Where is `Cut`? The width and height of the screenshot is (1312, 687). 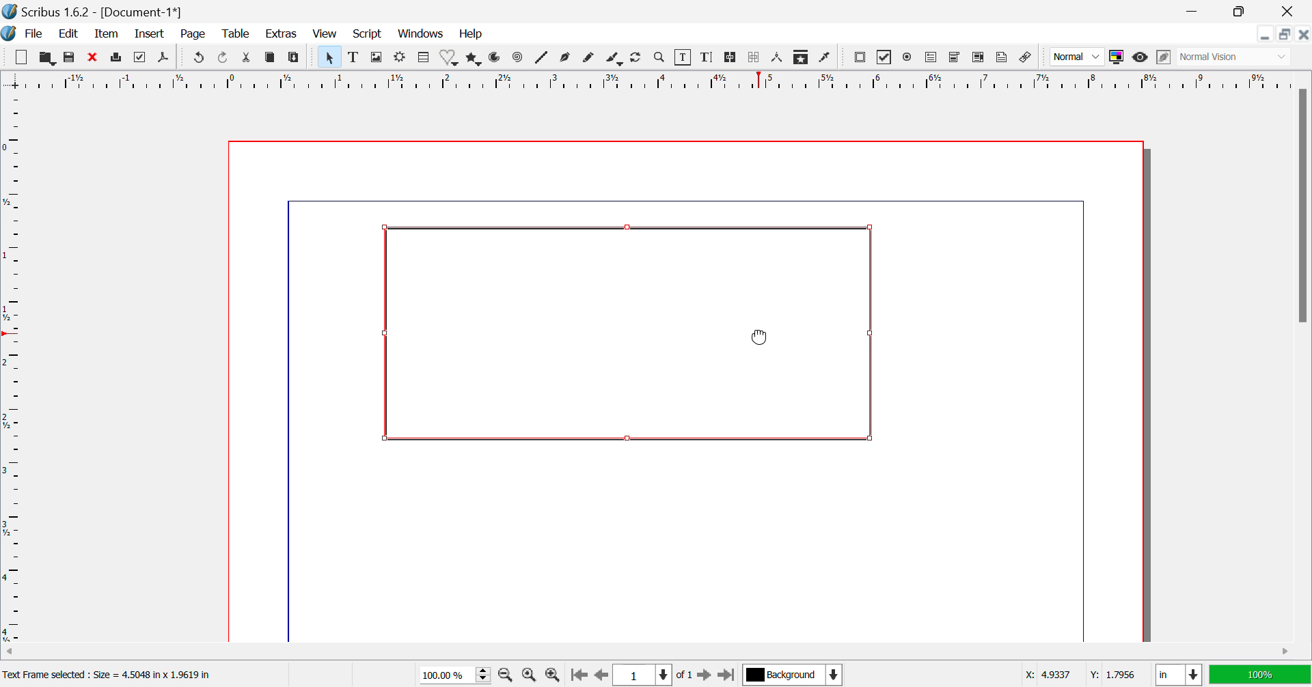
Cut is located at coordinates (247, 57).